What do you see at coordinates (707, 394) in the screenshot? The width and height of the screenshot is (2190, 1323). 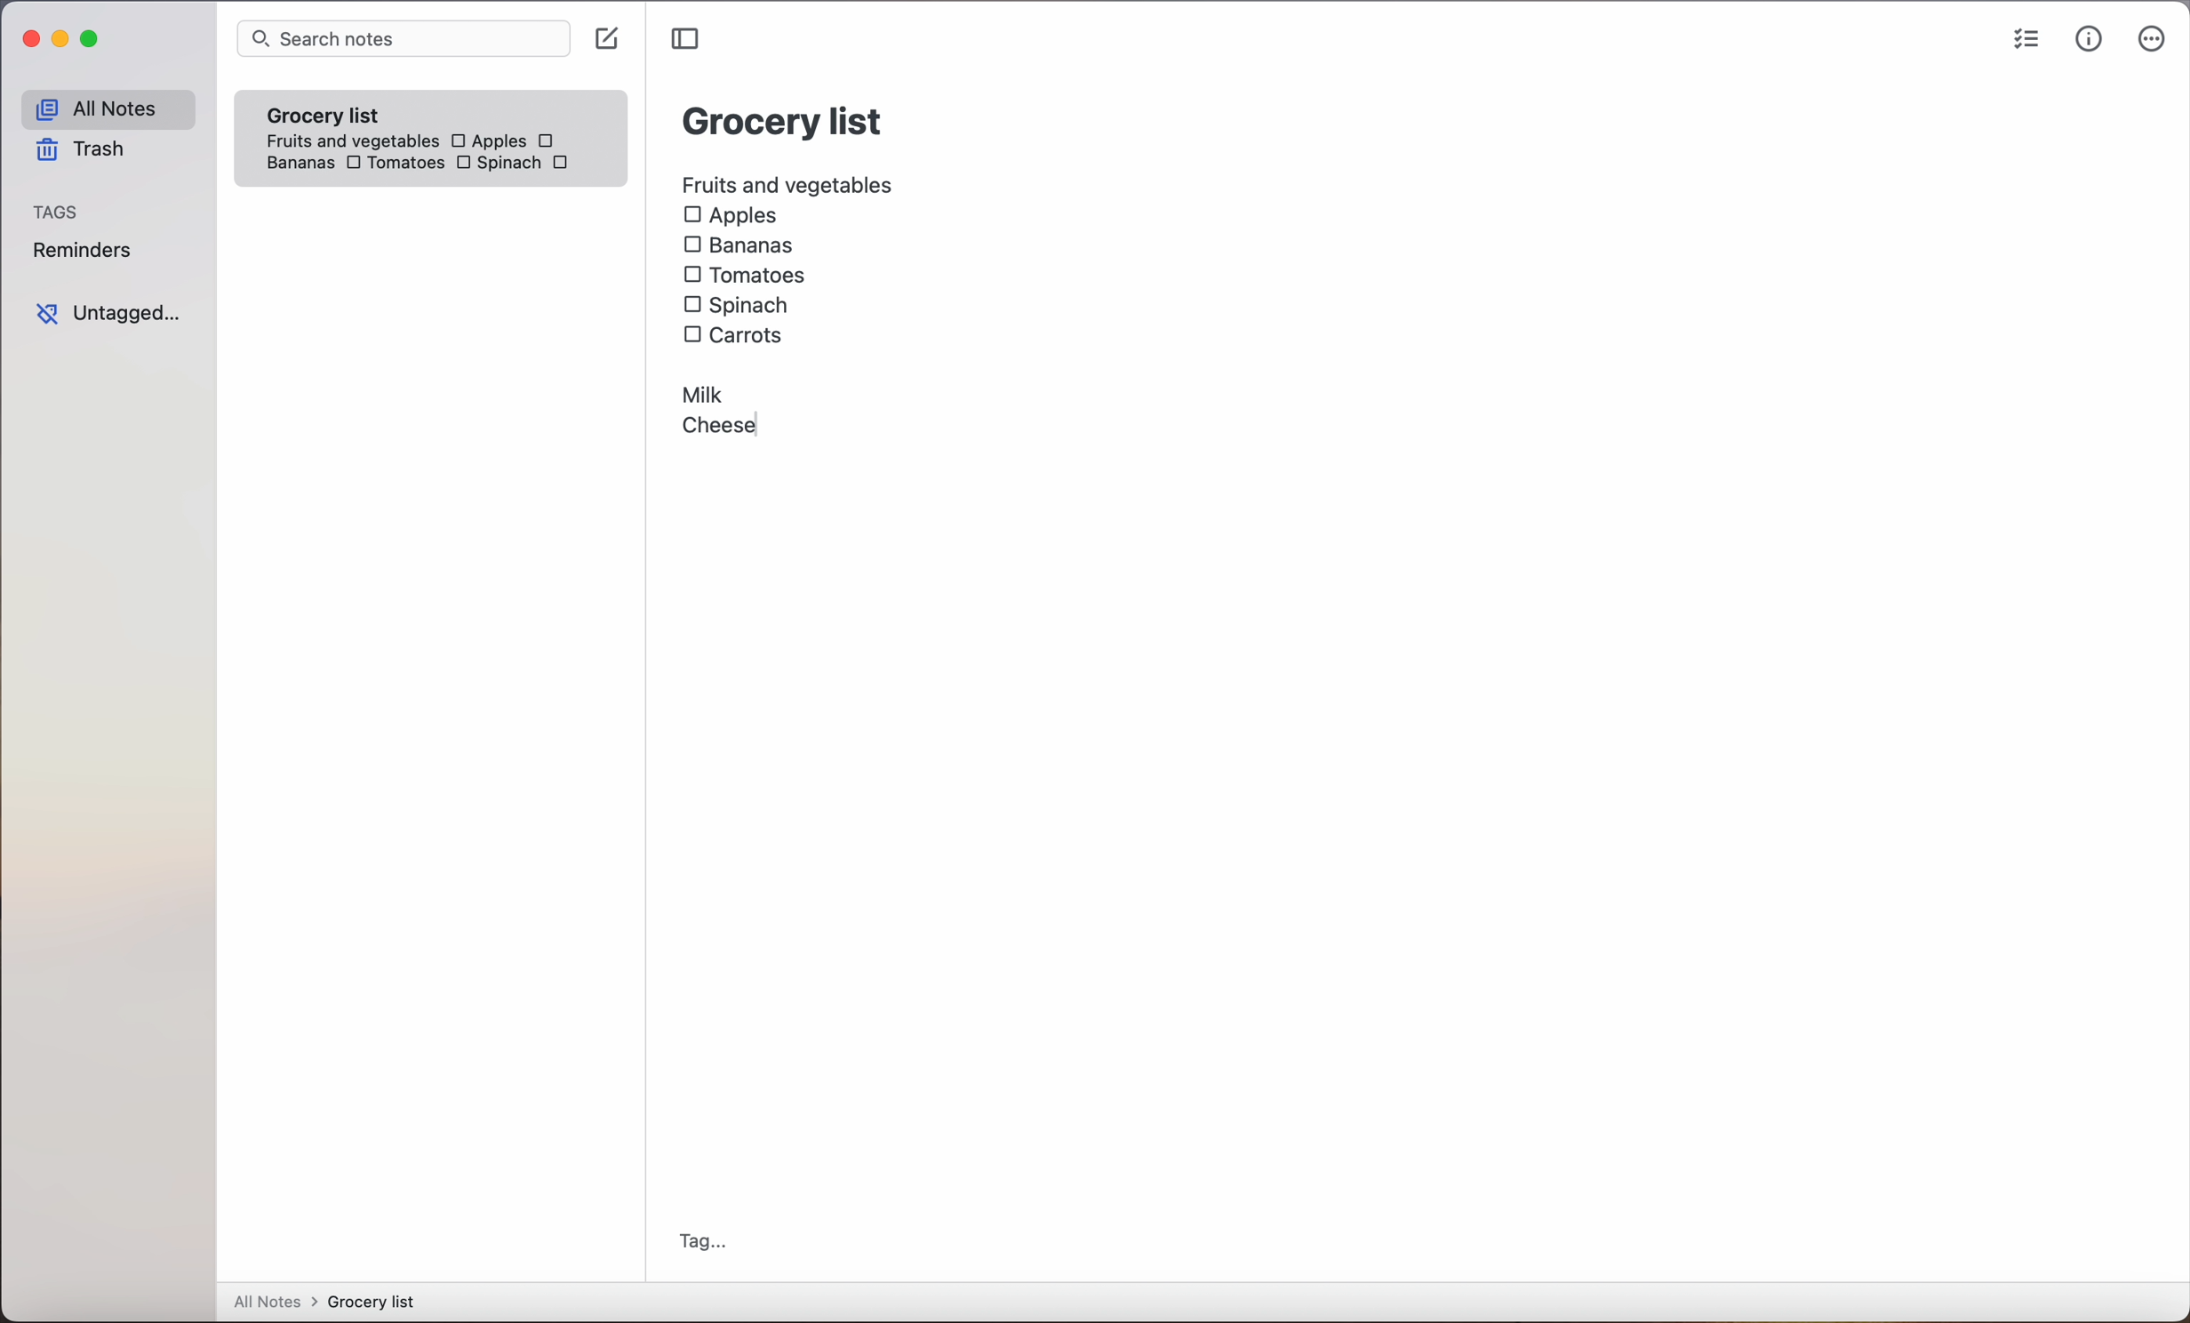 I see `Milk` at bounding box center [707, 394].